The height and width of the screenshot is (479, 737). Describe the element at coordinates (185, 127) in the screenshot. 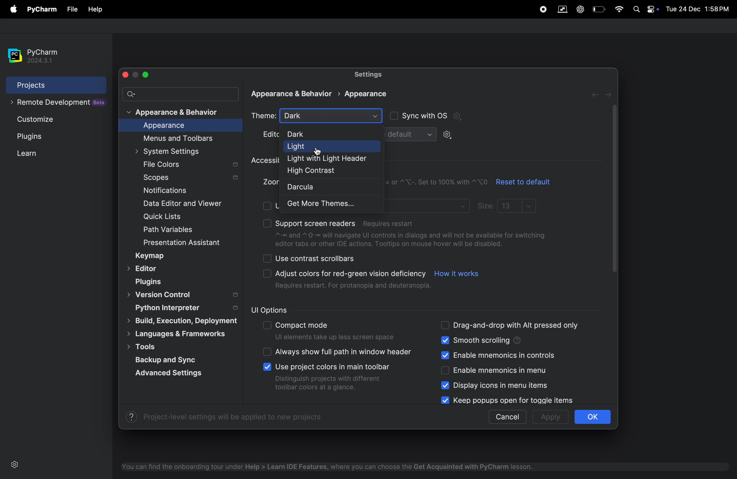

I see `appearance ` at that location.